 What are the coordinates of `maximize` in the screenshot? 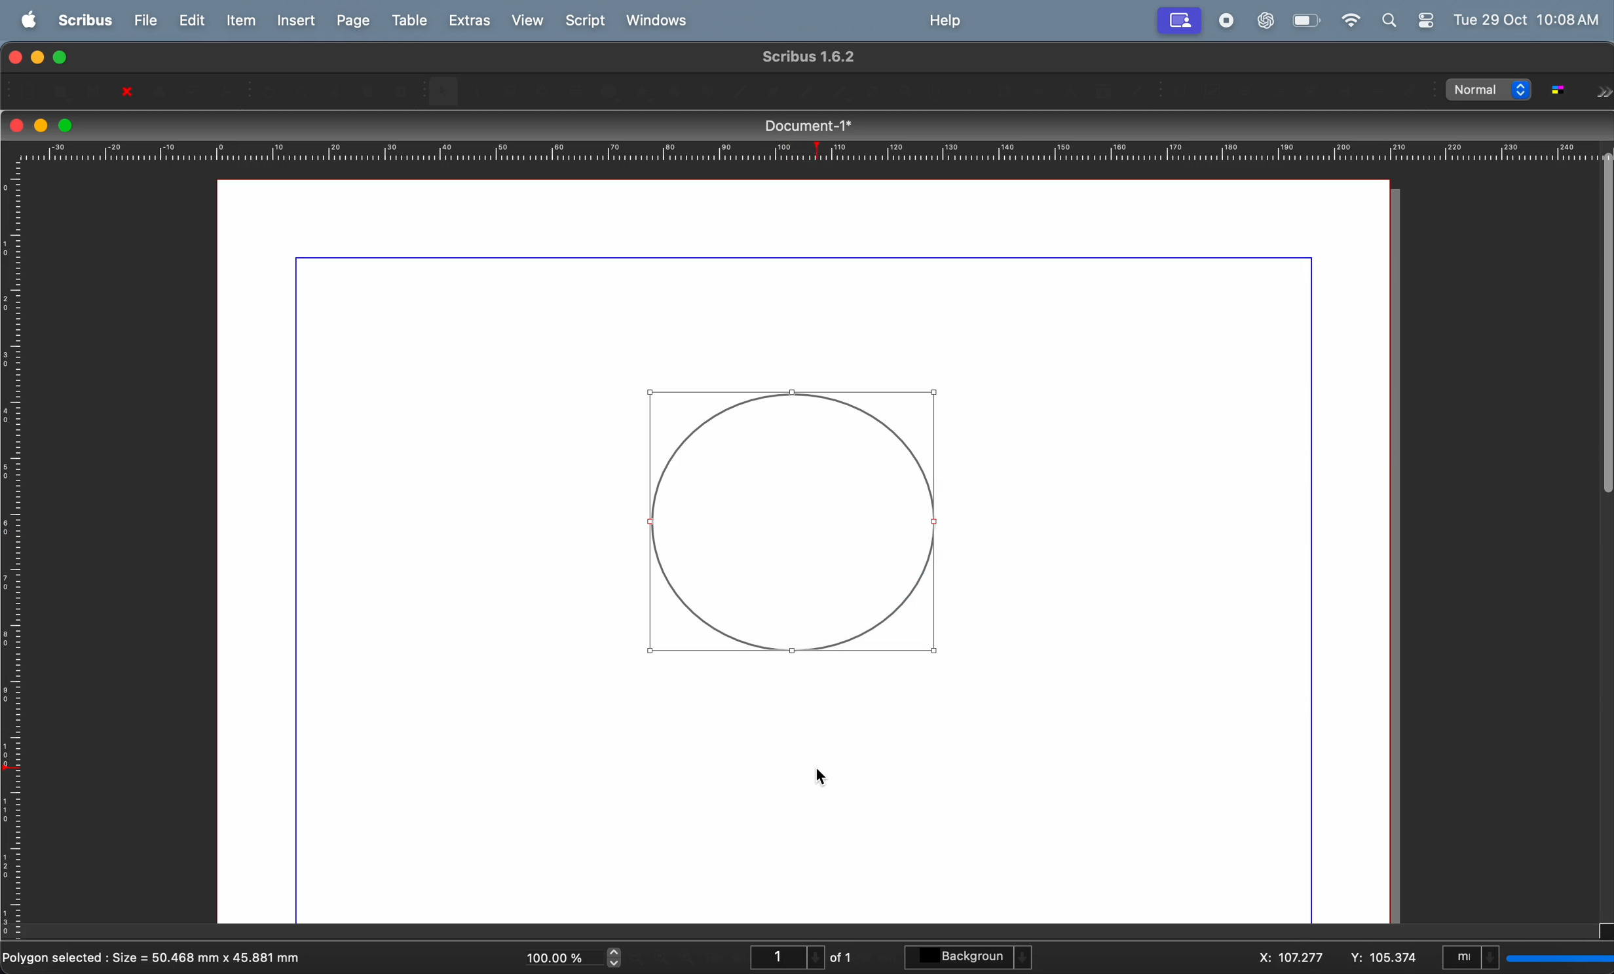 It's located at (65, 58).